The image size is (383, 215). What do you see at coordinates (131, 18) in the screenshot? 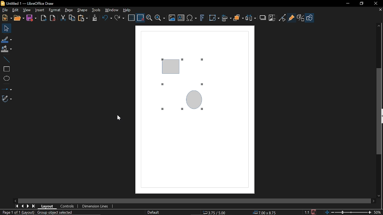
I see `Display grid` at bounding box center [131, 18].